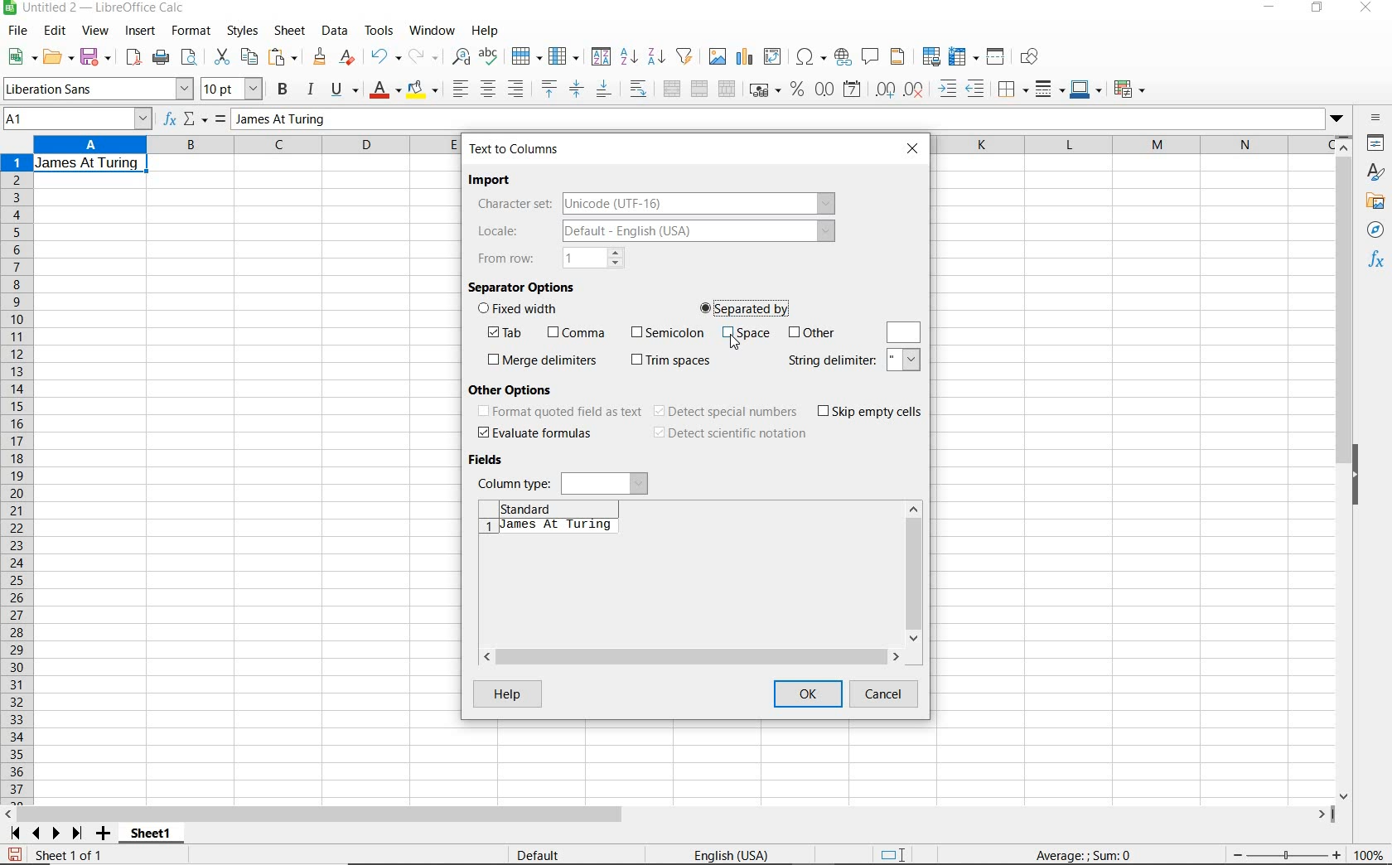  I want to click on A1, so click(75, 120).